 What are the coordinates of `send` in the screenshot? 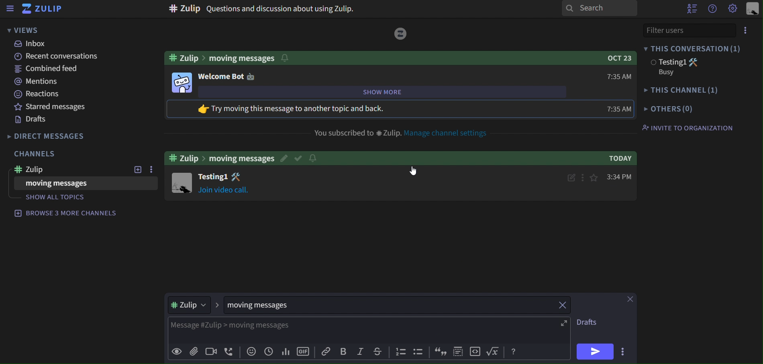 It's located at (593, 351).